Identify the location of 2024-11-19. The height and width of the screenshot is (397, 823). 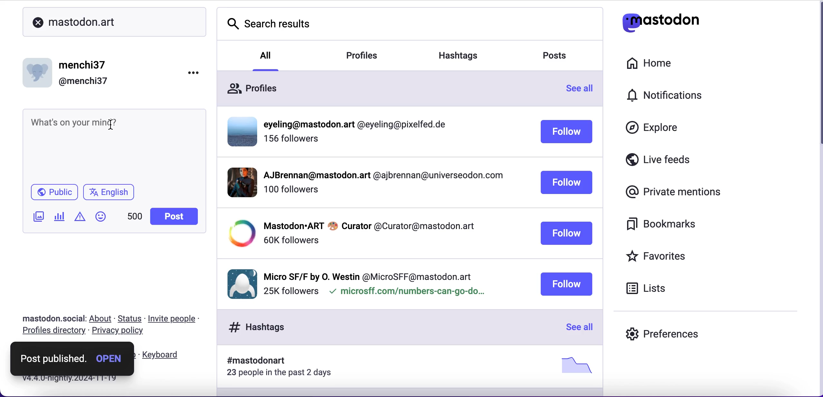
(87, 381).